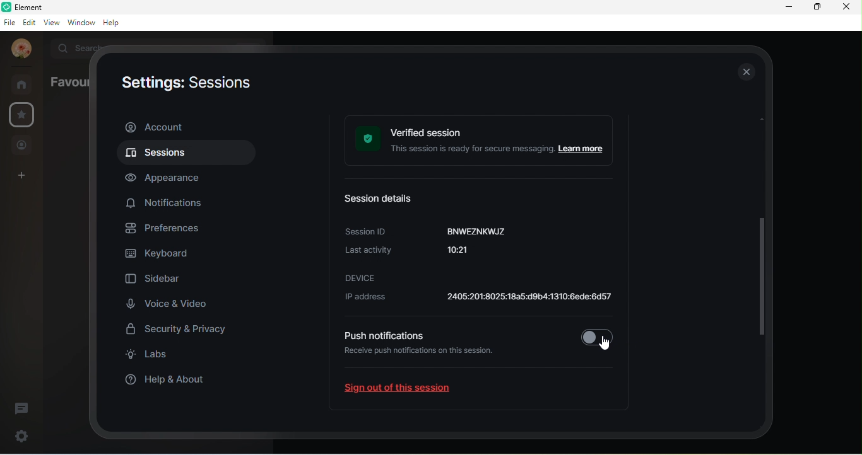 Image resolution: width=862 pixels, height=455 pixels. Describe the element at coordinates (9, 23) in the screenshot. I see `file` at that location.